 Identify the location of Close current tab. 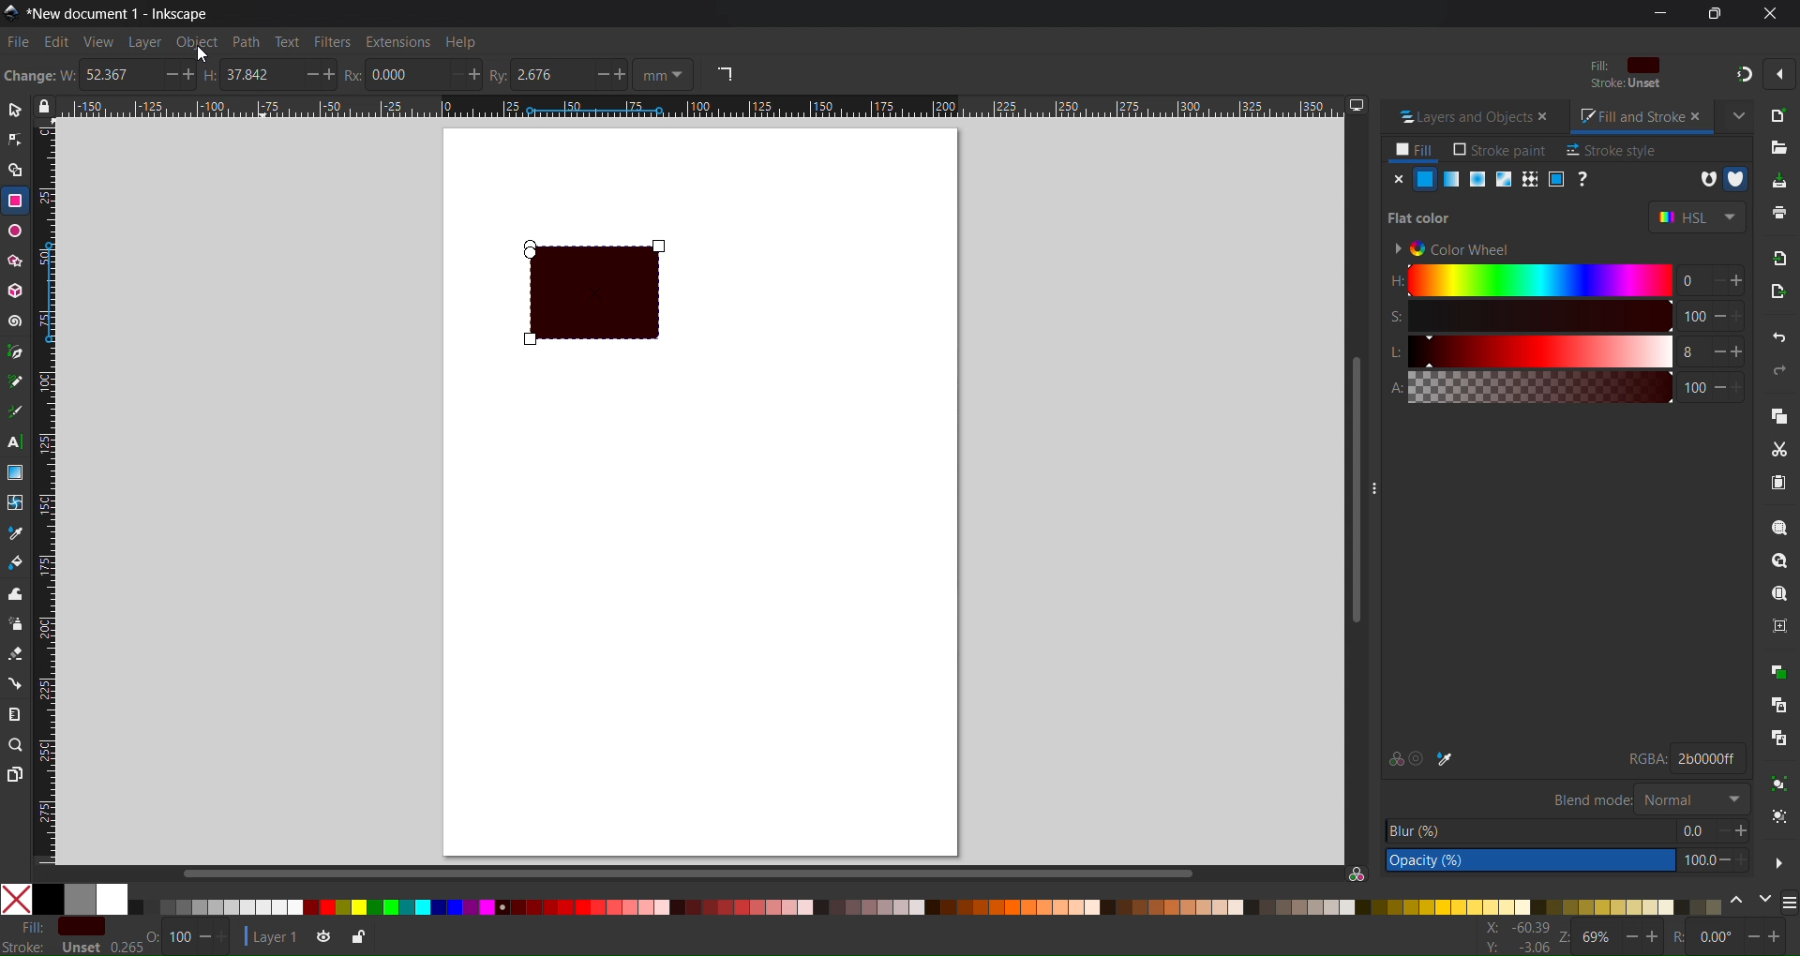
(1737, 113).